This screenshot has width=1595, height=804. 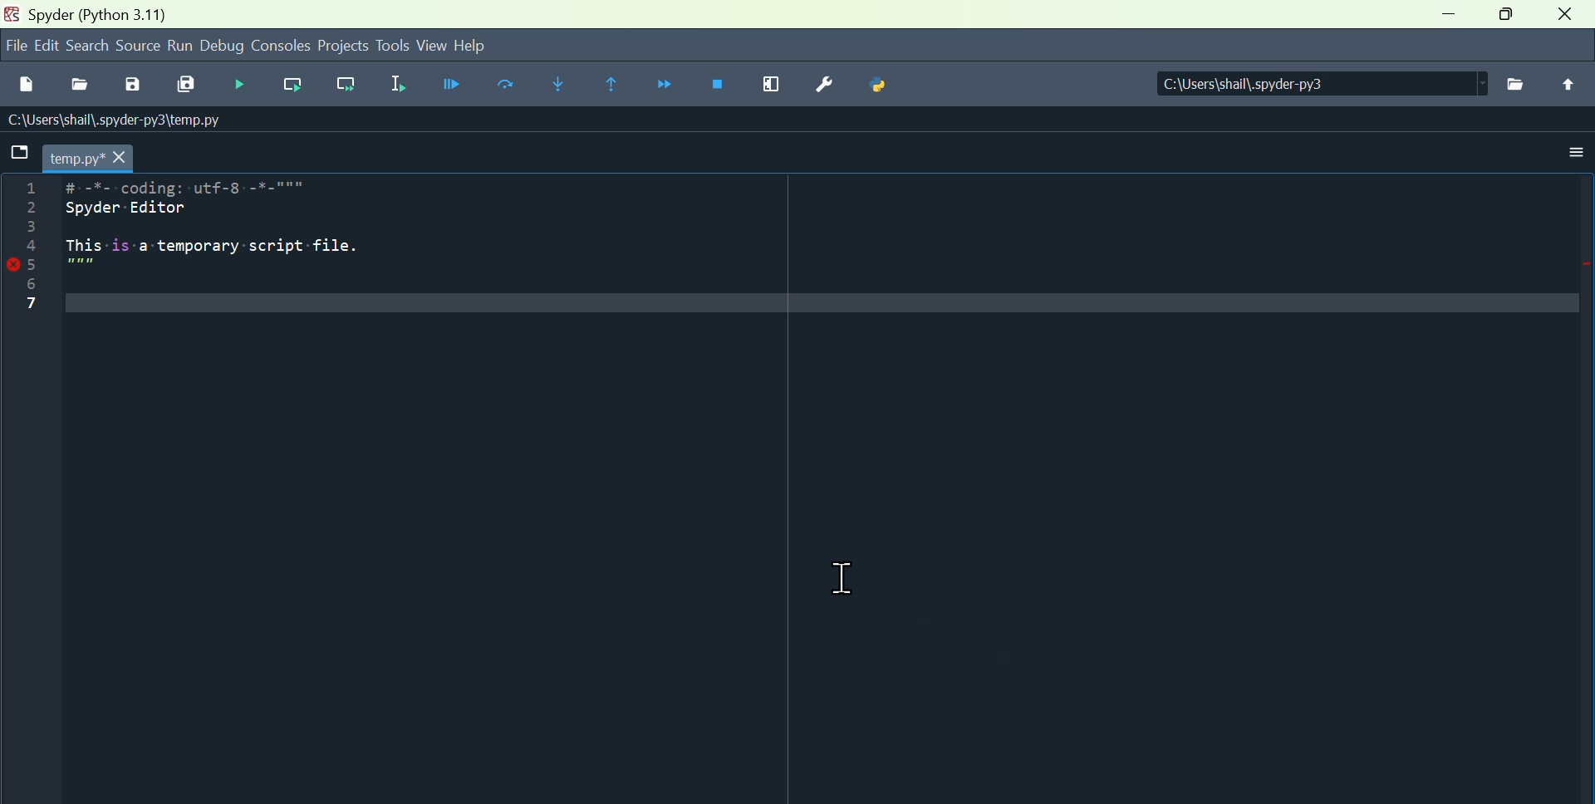 What do you see at coordinates (343, 46) in the screenshot?
I see `Project` at bounding box center [343, 46].